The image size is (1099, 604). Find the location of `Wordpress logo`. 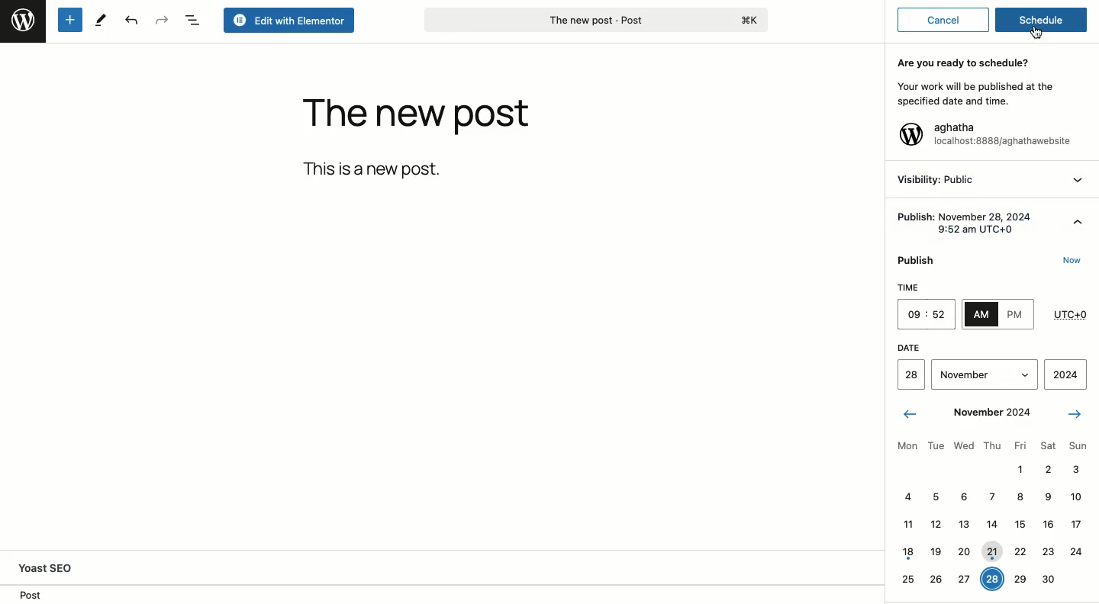

Wordpress logo is located at coordinates (22, 20).